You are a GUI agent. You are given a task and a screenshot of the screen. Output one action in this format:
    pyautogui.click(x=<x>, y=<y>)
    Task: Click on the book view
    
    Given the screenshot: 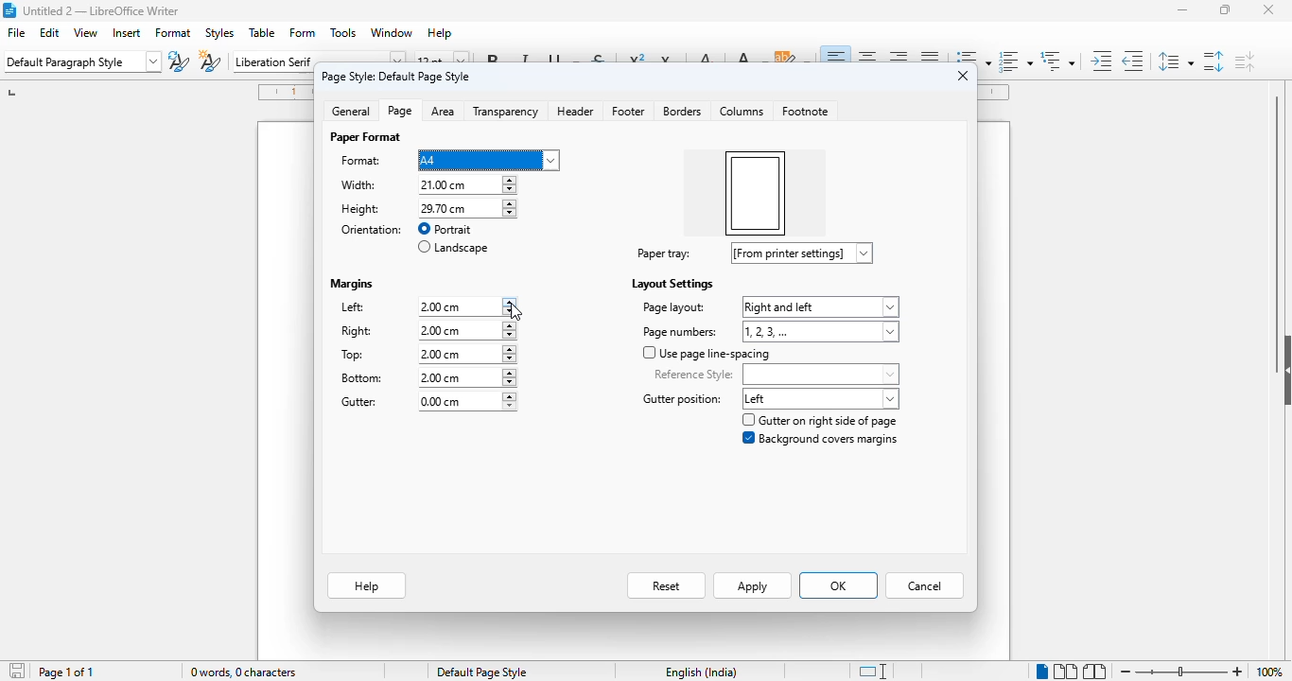 What is the action you would take?
    pyautogui.click(x=1096, y=671)
    